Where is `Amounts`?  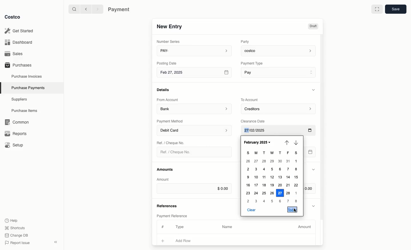 Amounts is located at coordinates (166, 169).